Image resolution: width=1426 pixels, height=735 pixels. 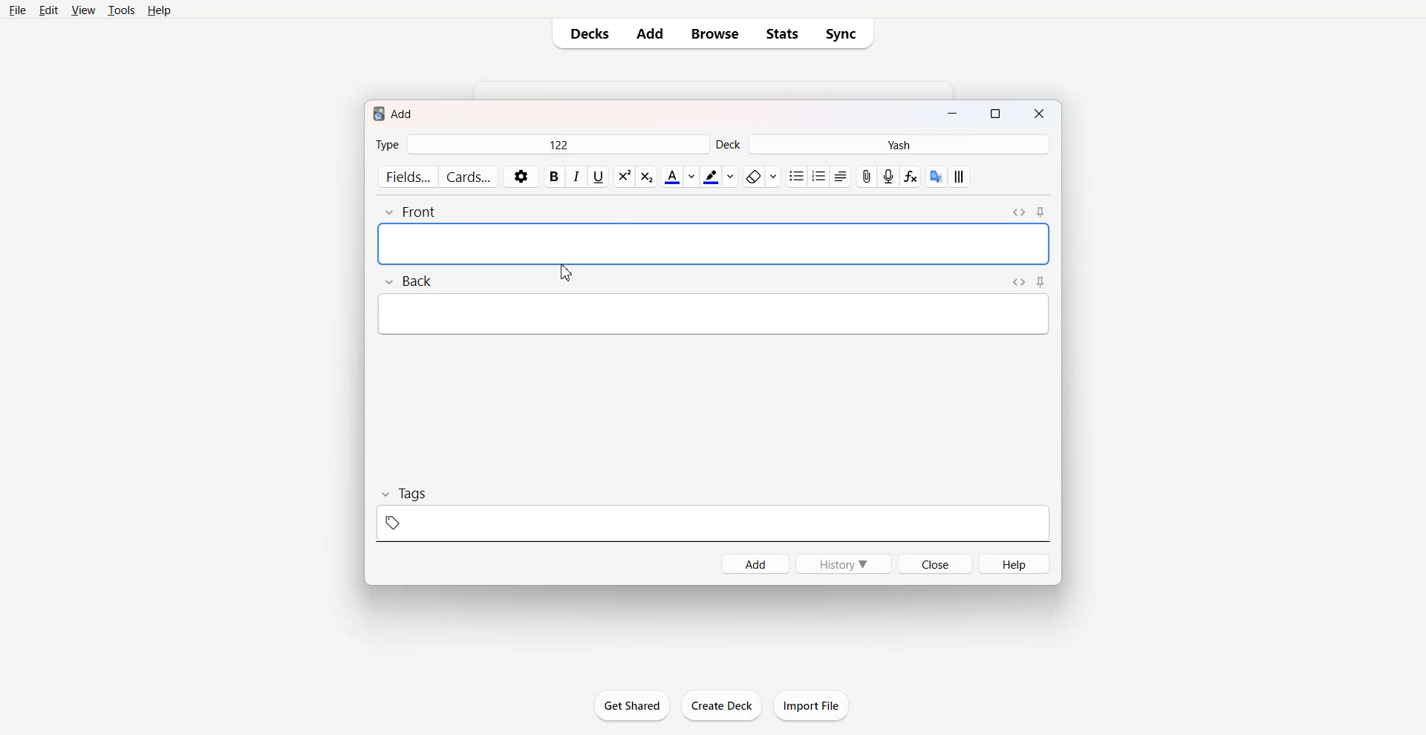 I want to click on Settings, so click(x=521, y=177).